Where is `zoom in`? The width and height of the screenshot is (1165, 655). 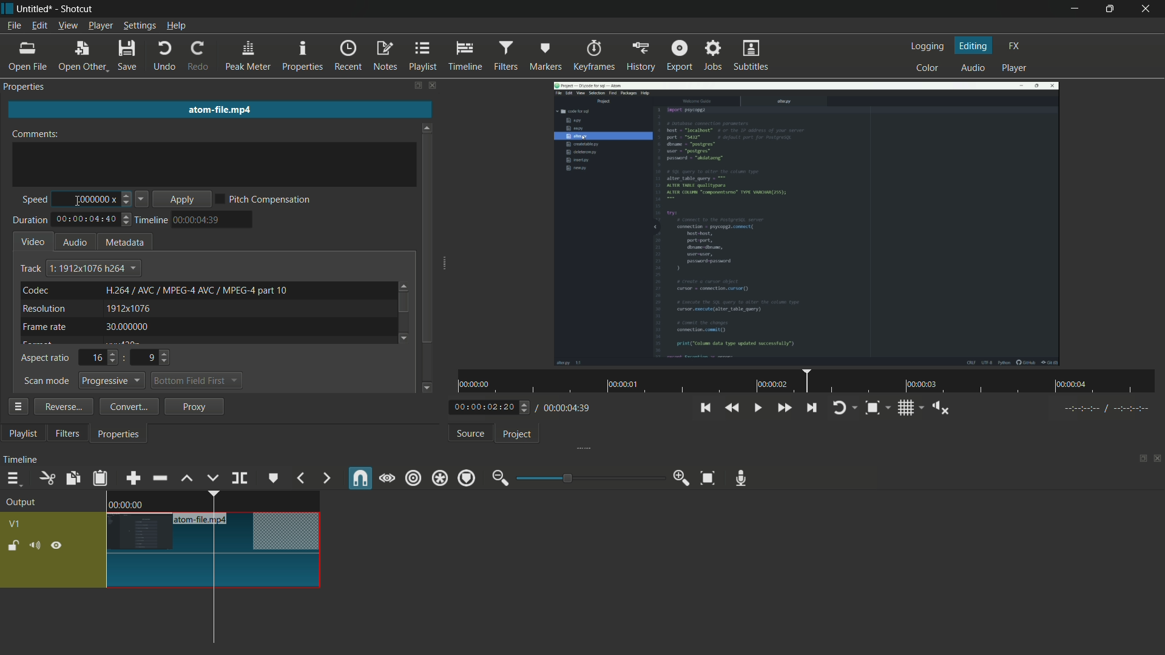
zoom in is located at coordinates (683, 477).